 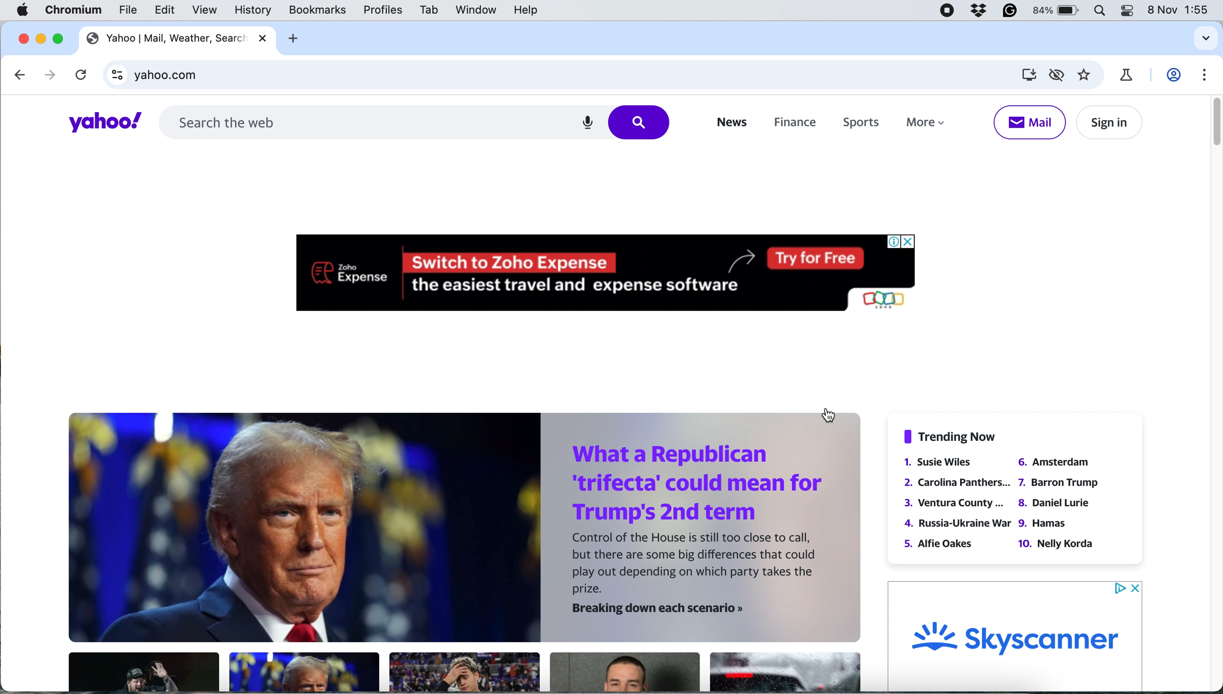 What do you see at coordinates (1058, 483) in the screenshot?
I see `Barron` at bounding box center [1058, 483].